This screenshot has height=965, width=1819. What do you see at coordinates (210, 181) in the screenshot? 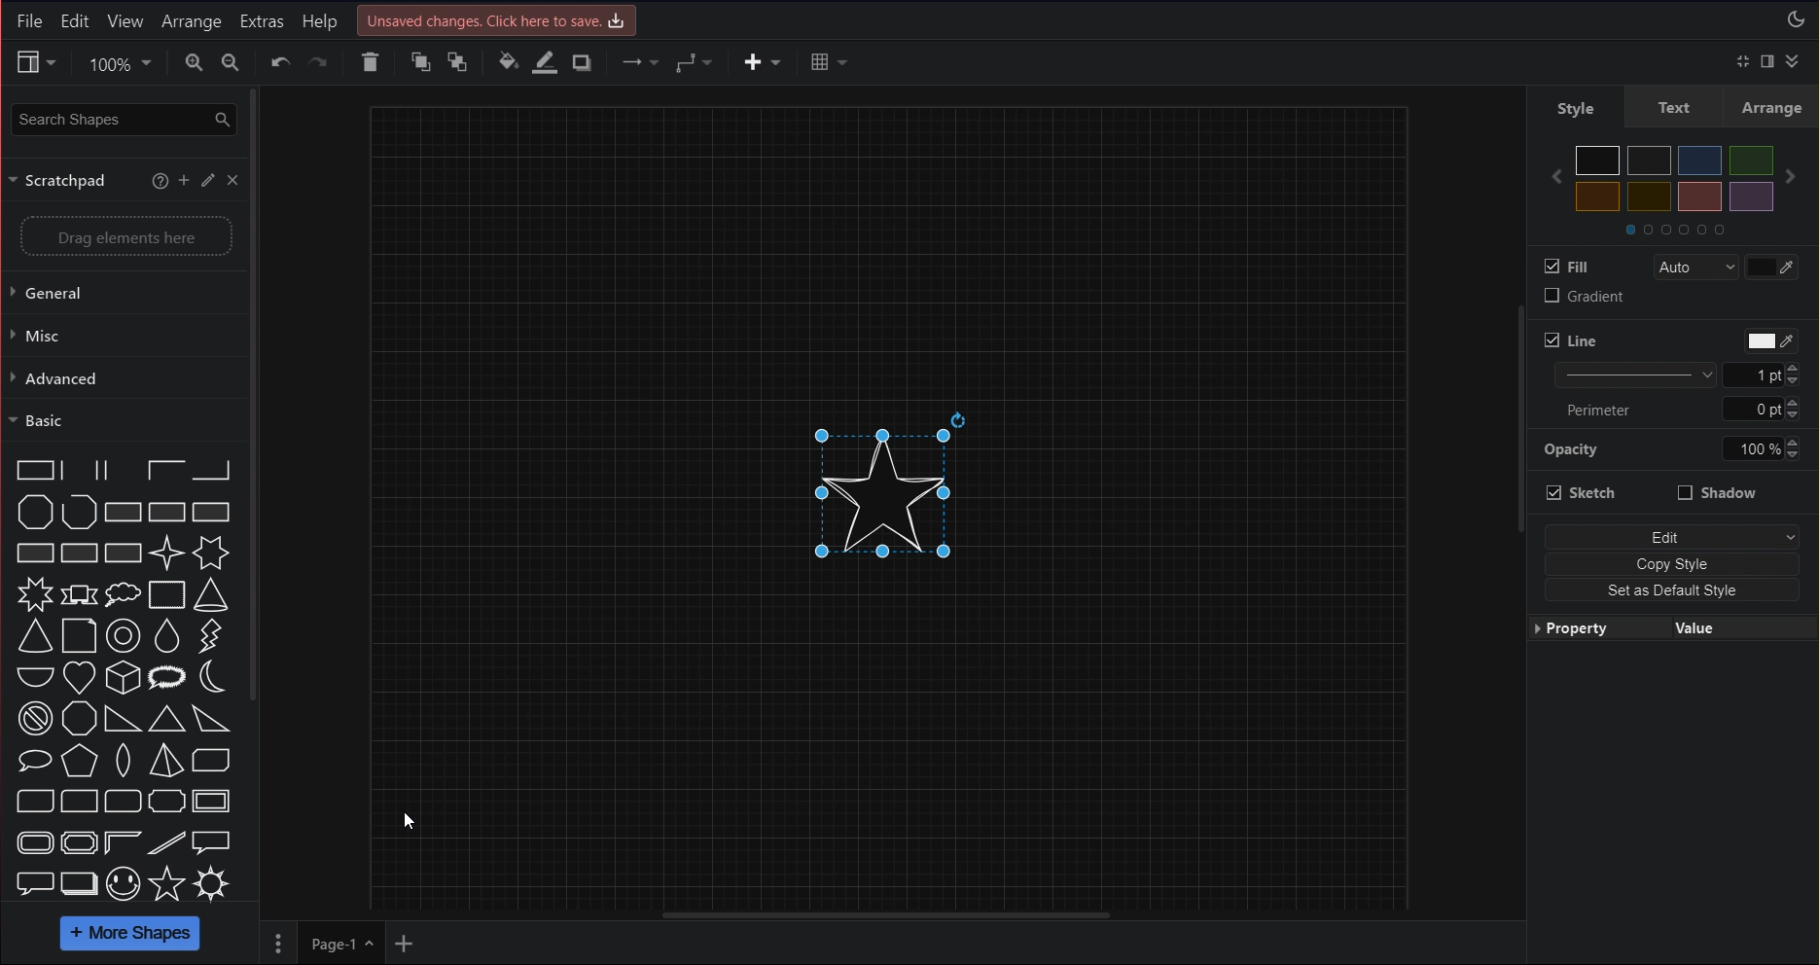
I see `Edit` at bounding box center [210, 181].